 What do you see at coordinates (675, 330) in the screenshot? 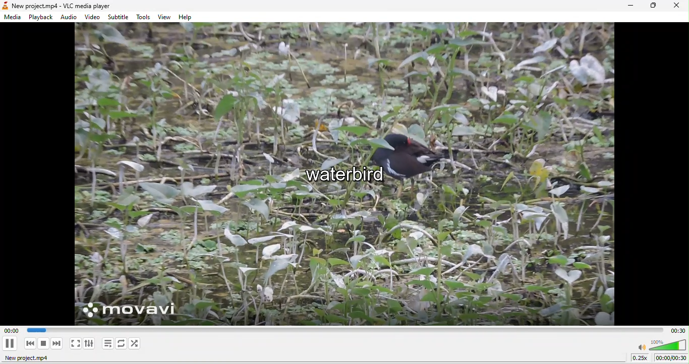
I see `total time` at bounding box center [675, 330].